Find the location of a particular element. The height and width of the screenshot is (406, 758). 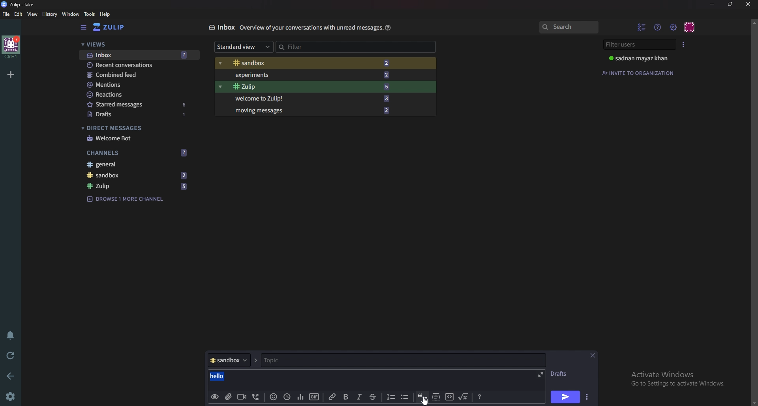

# Sandbox is located at coordinates (277, 63).